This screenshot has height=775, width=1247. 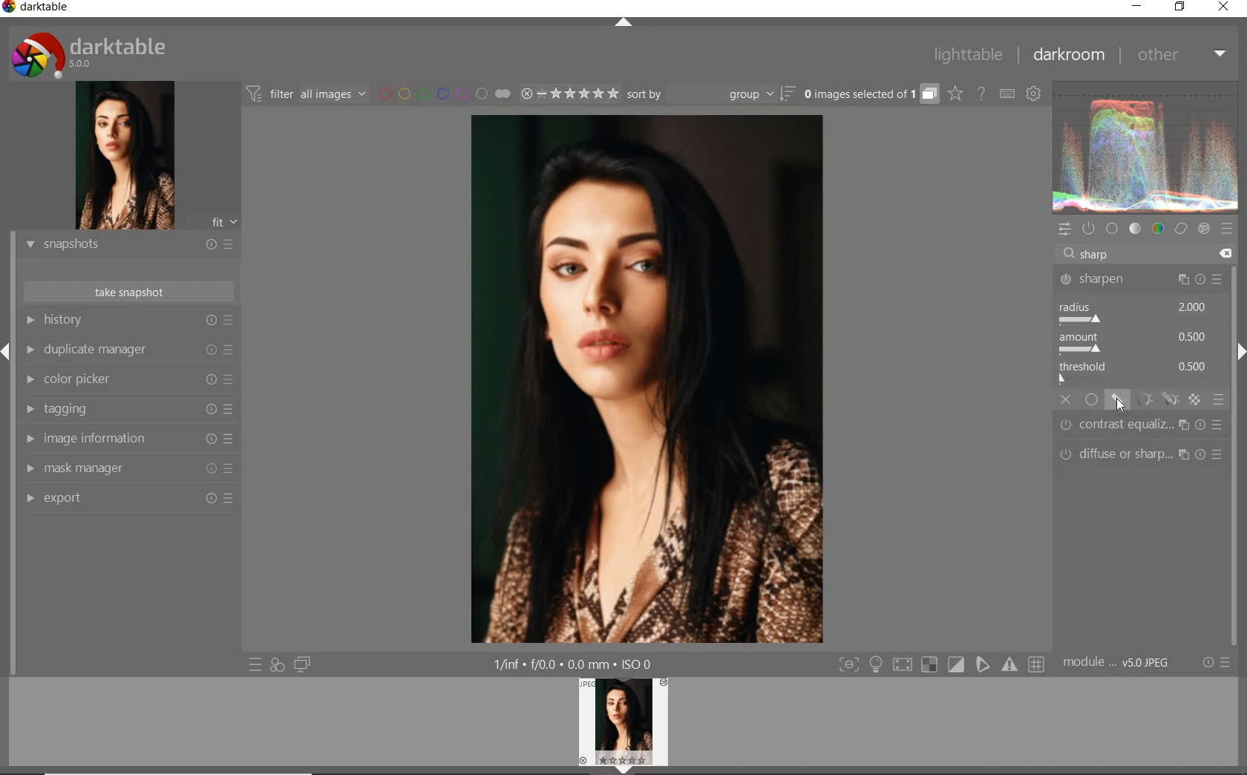 I want to click on range ratings for selected images, so click(x=556, y=95).